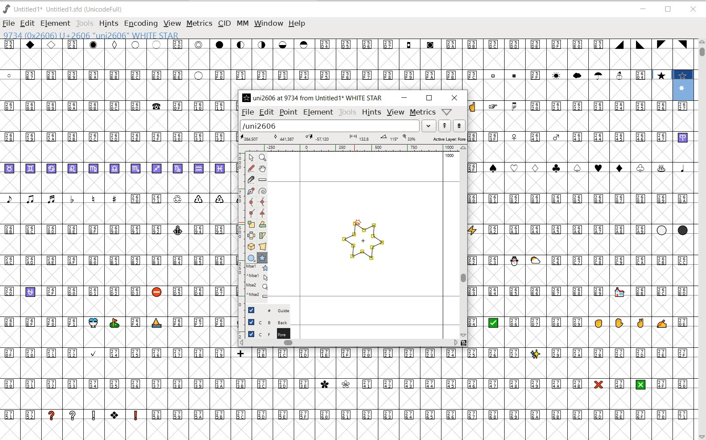  What do you see at coordinates (353, 138) in the screenshot?
I see `ACTIVE LAYER` at bounding box center [353, 138].